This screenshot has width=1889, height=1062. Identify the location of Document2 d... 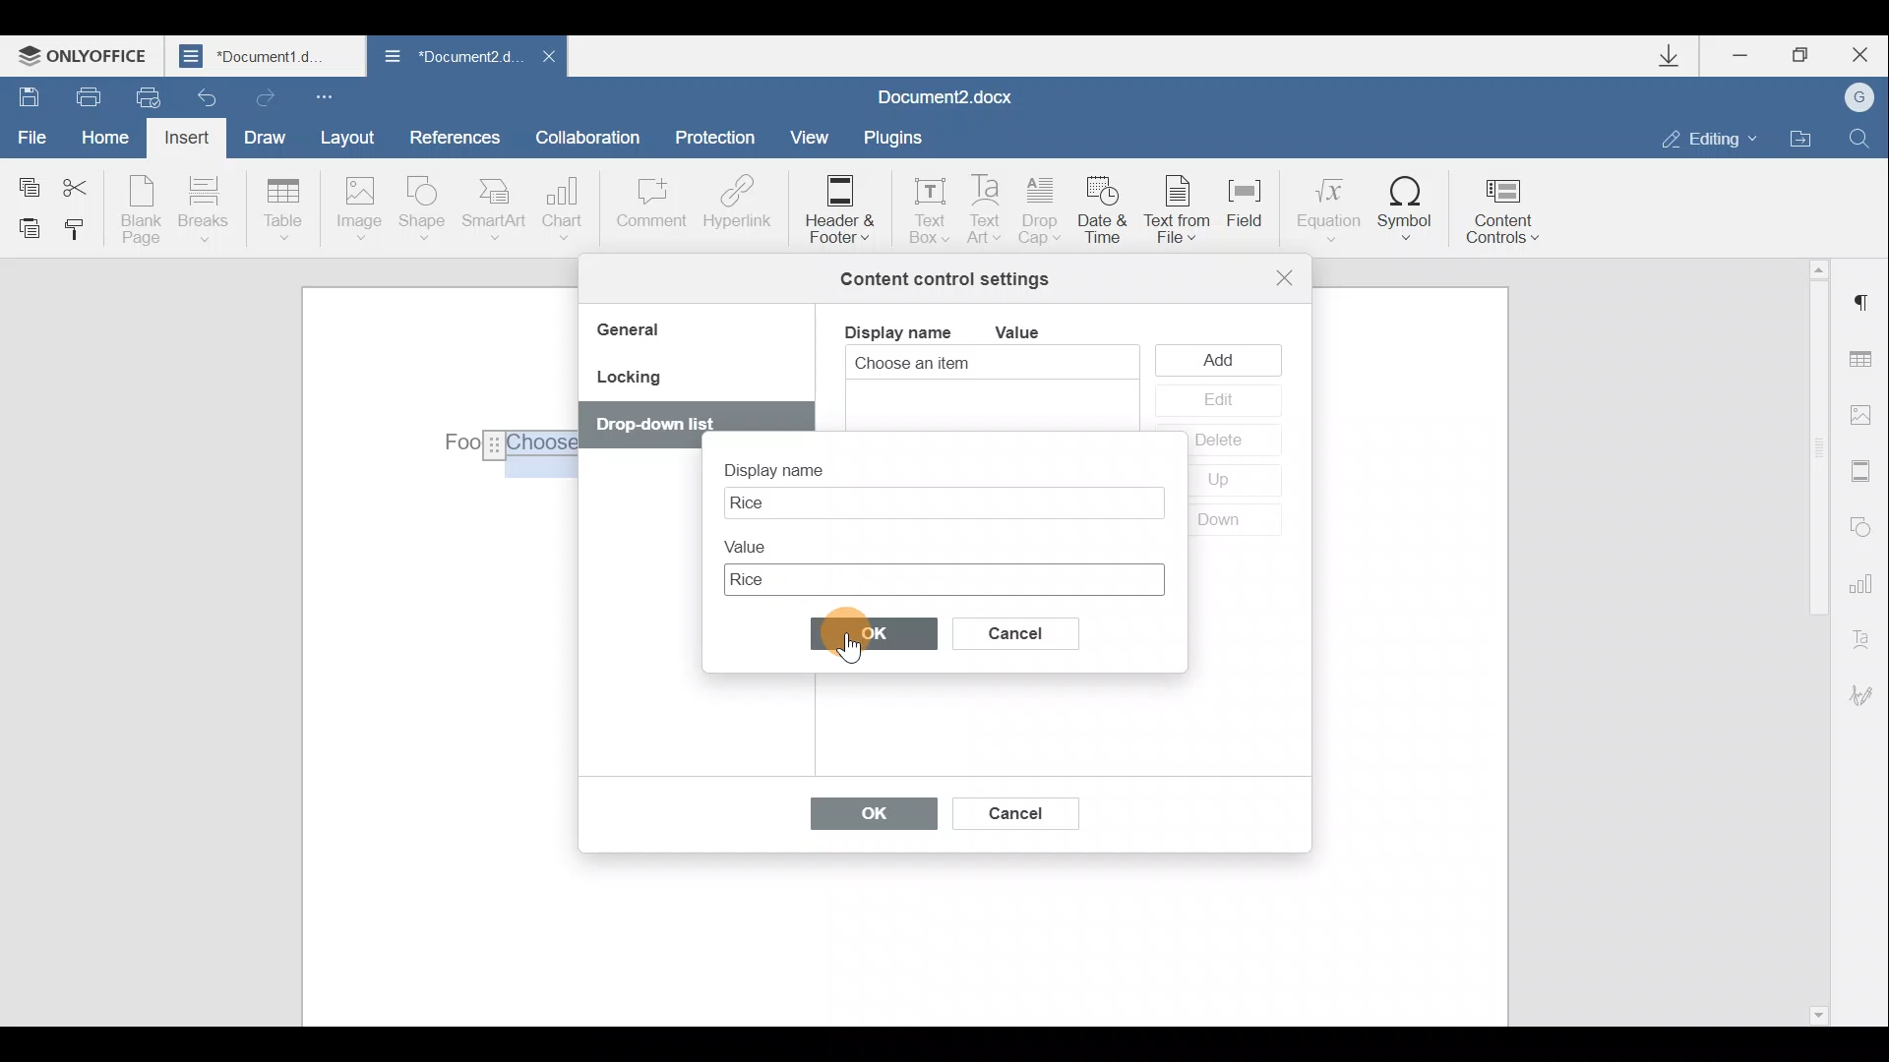
(451, 60).